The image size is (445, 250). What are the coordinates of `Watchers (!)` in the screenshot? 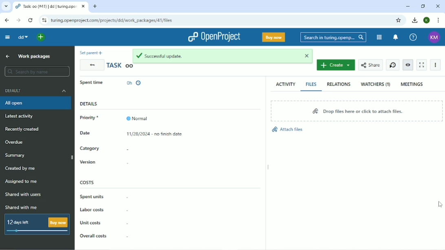 It's located at (376, 85).